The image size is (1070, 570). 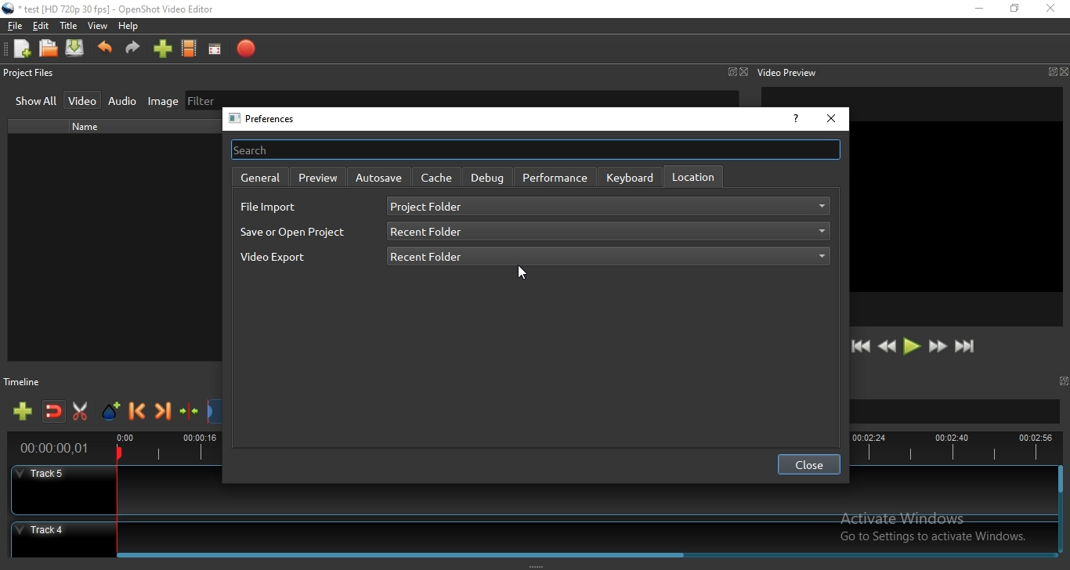 I want to click on video export, so click(x=282, y=262).